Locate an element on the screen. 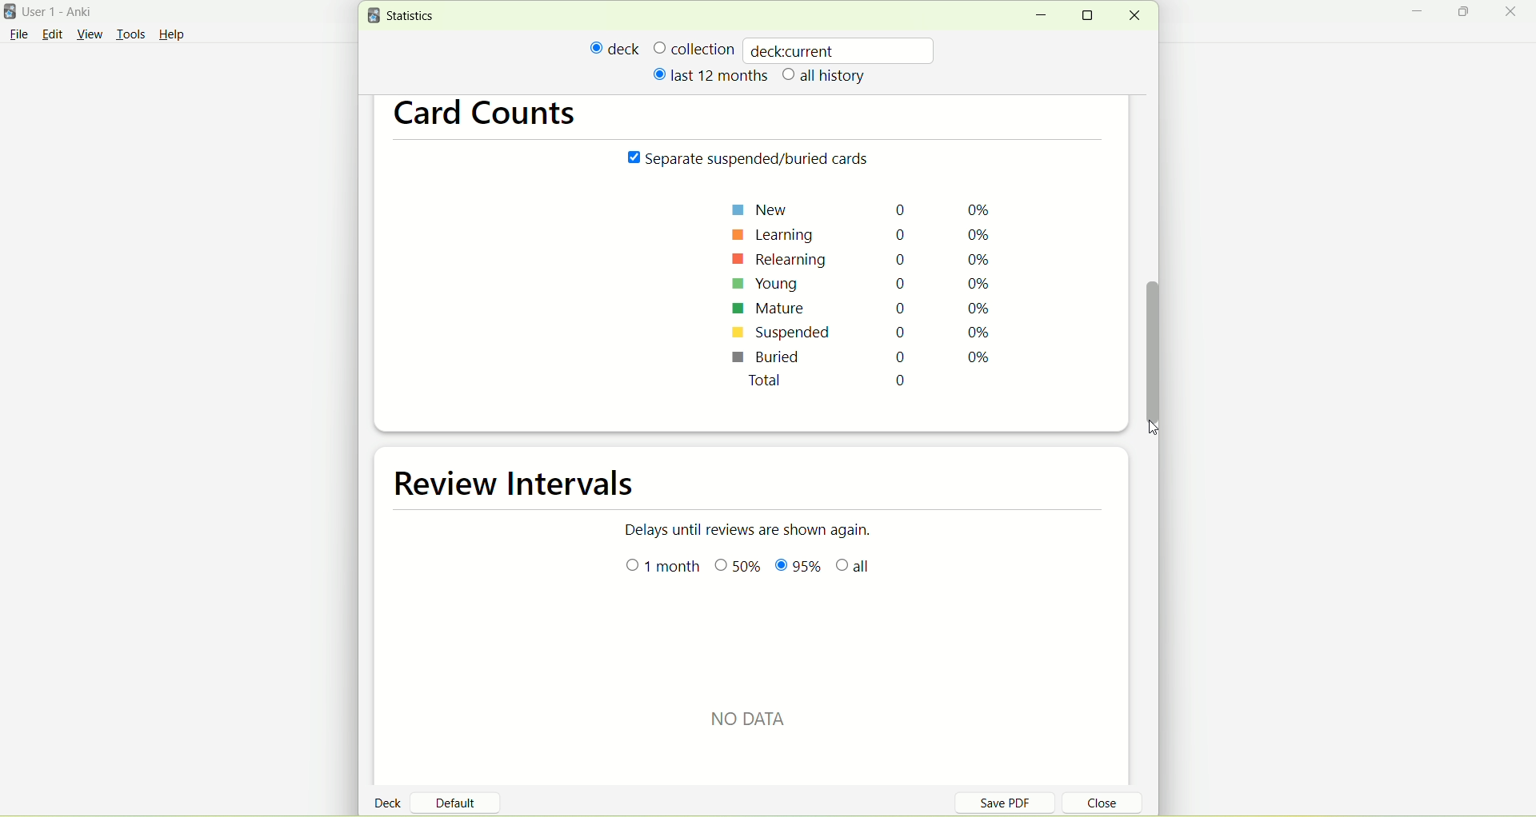 Image resolution: width=1536 pixels, height=817 pixels. last 12 months is located at coordinates (709, 74).